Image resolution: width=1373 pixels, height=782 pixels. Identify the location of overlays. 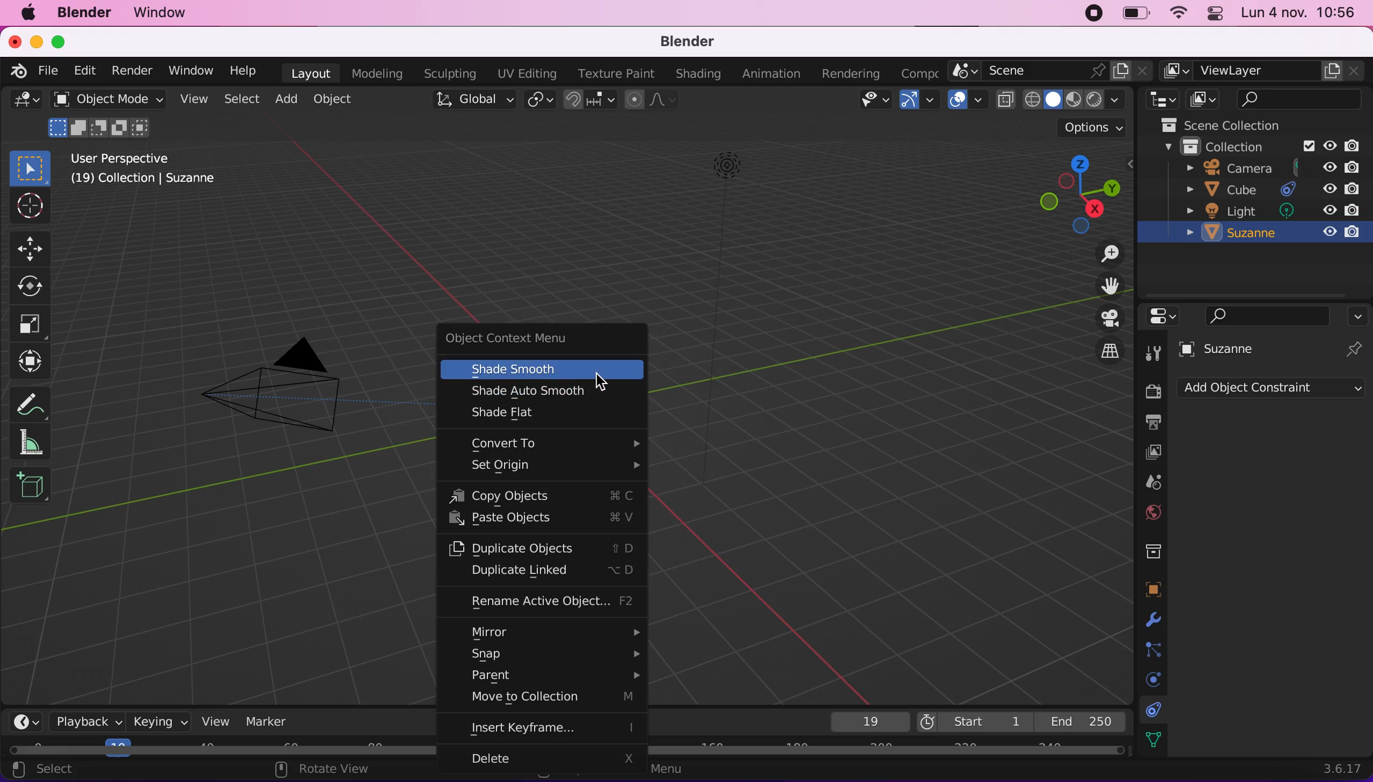
(980, 102).